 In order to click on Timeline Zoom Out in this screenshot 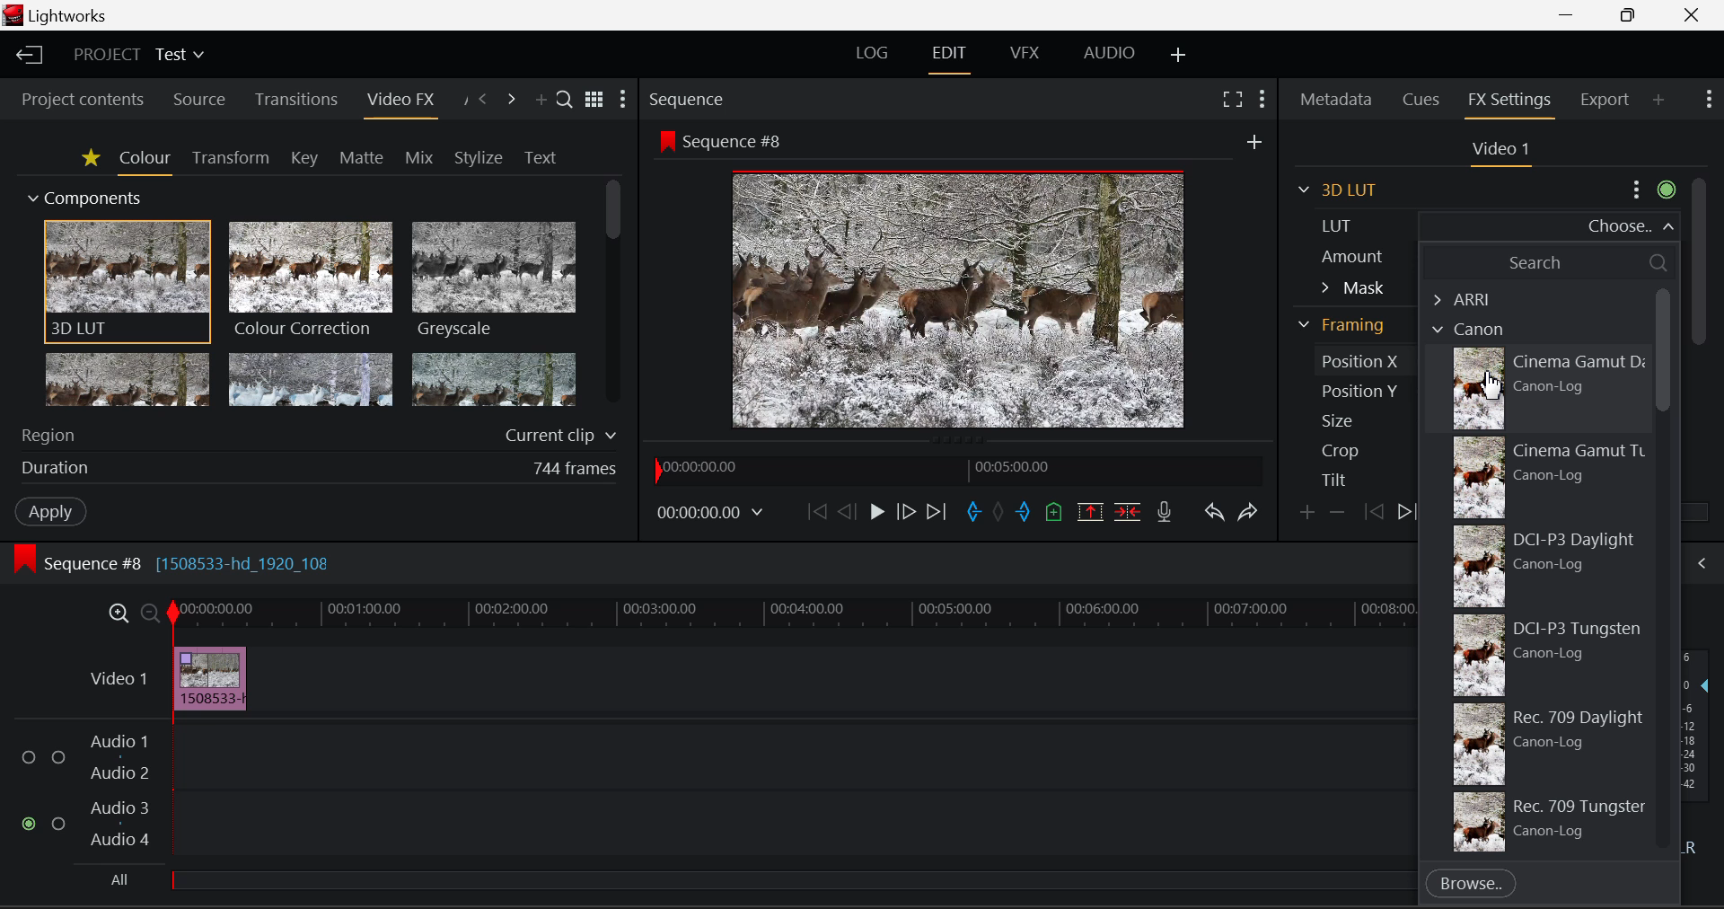, I will do `click(149, 613)`.